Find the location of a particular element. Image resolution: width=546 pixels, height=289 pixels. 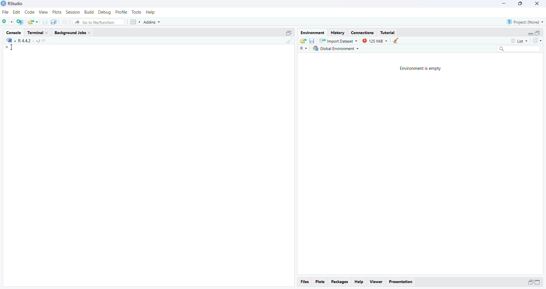

Edit is located at coordinates (17, 12).